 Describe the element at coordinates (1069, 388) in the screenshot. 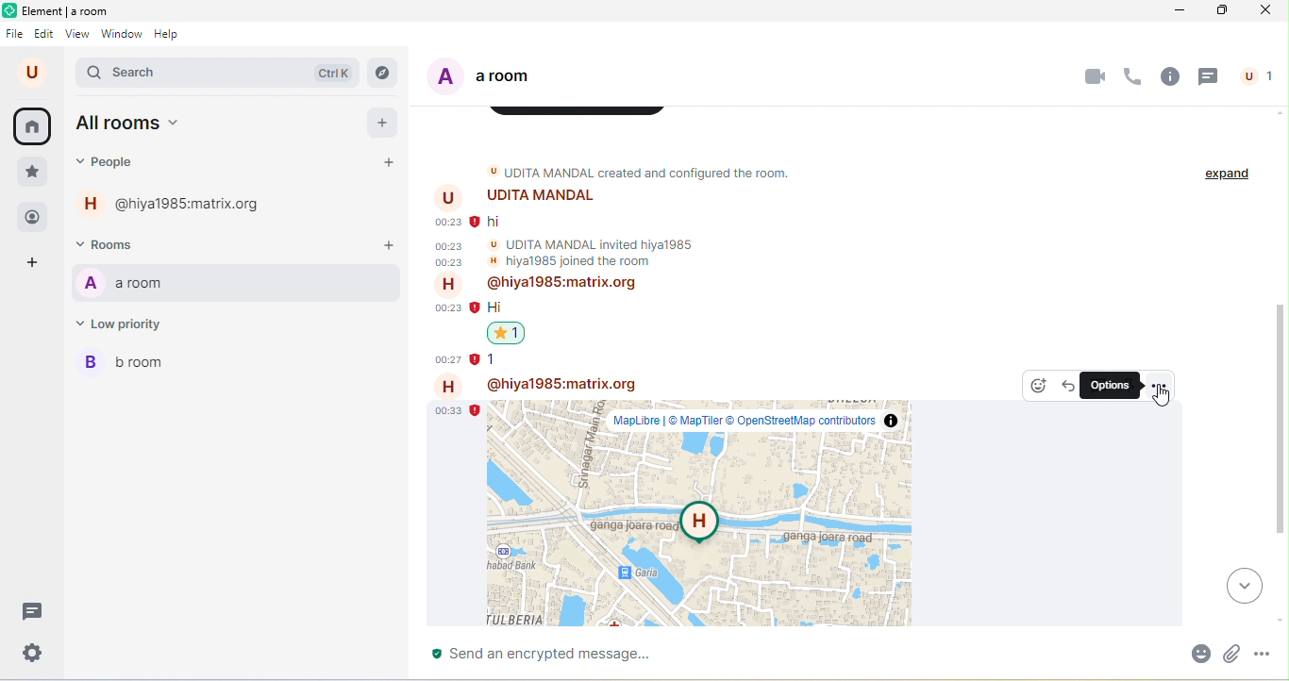

I see `reply` at that location.